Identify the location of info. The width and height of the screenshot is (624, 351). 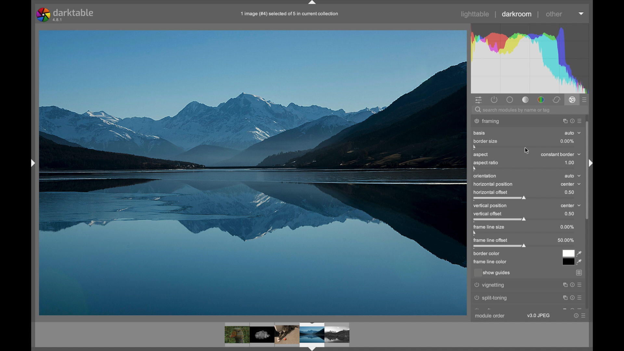
(291, 14).